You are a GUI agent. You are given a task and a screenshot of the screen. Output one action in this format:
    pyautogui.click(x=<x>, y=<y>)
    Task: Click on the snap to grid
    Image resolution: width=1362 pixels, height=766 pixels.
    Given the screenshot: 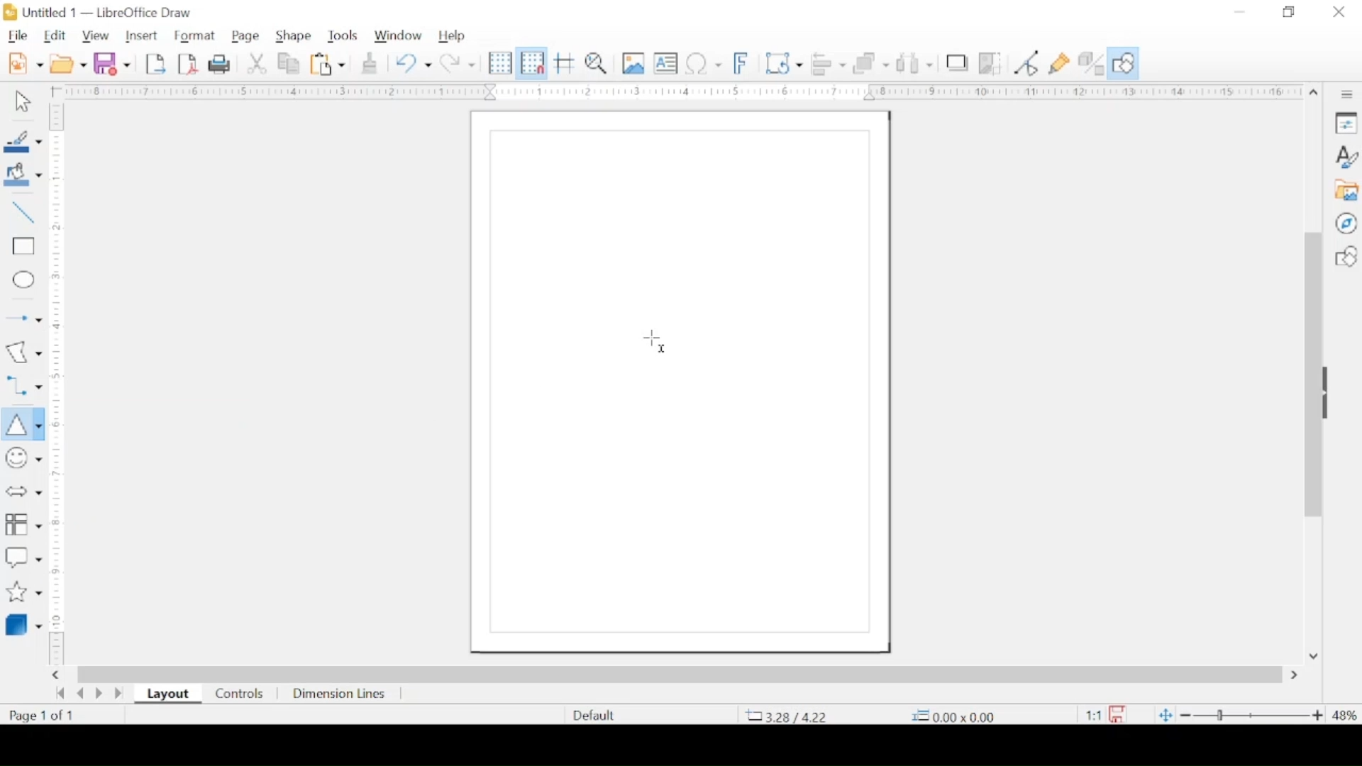 What is the action you would take?
    pyautogui.click(x=531, y=63)
    